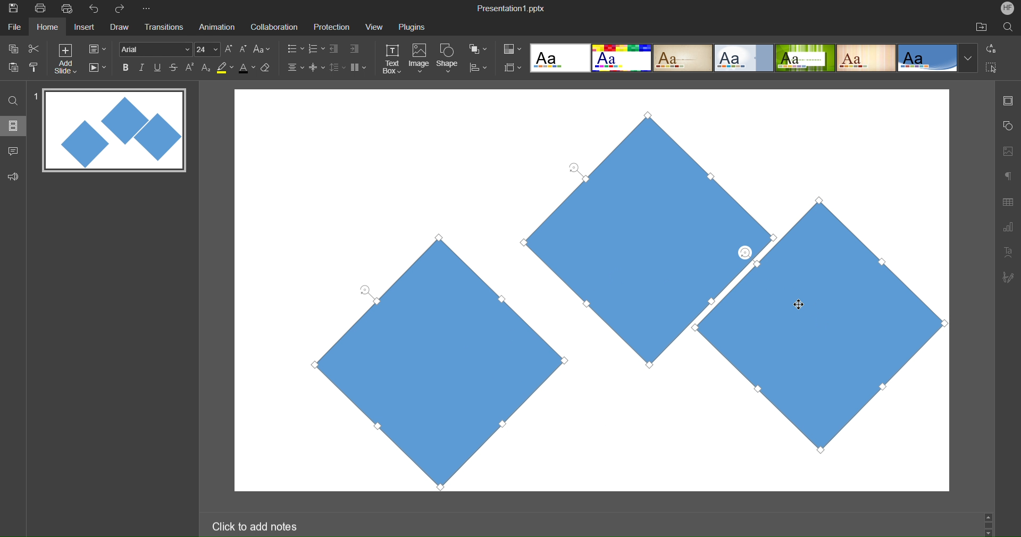 Image resolution: width=1021 pixels, height=537 pixels. Describe the element at coordinates (47, 27) in the screenshot. I see `Home` at that location.